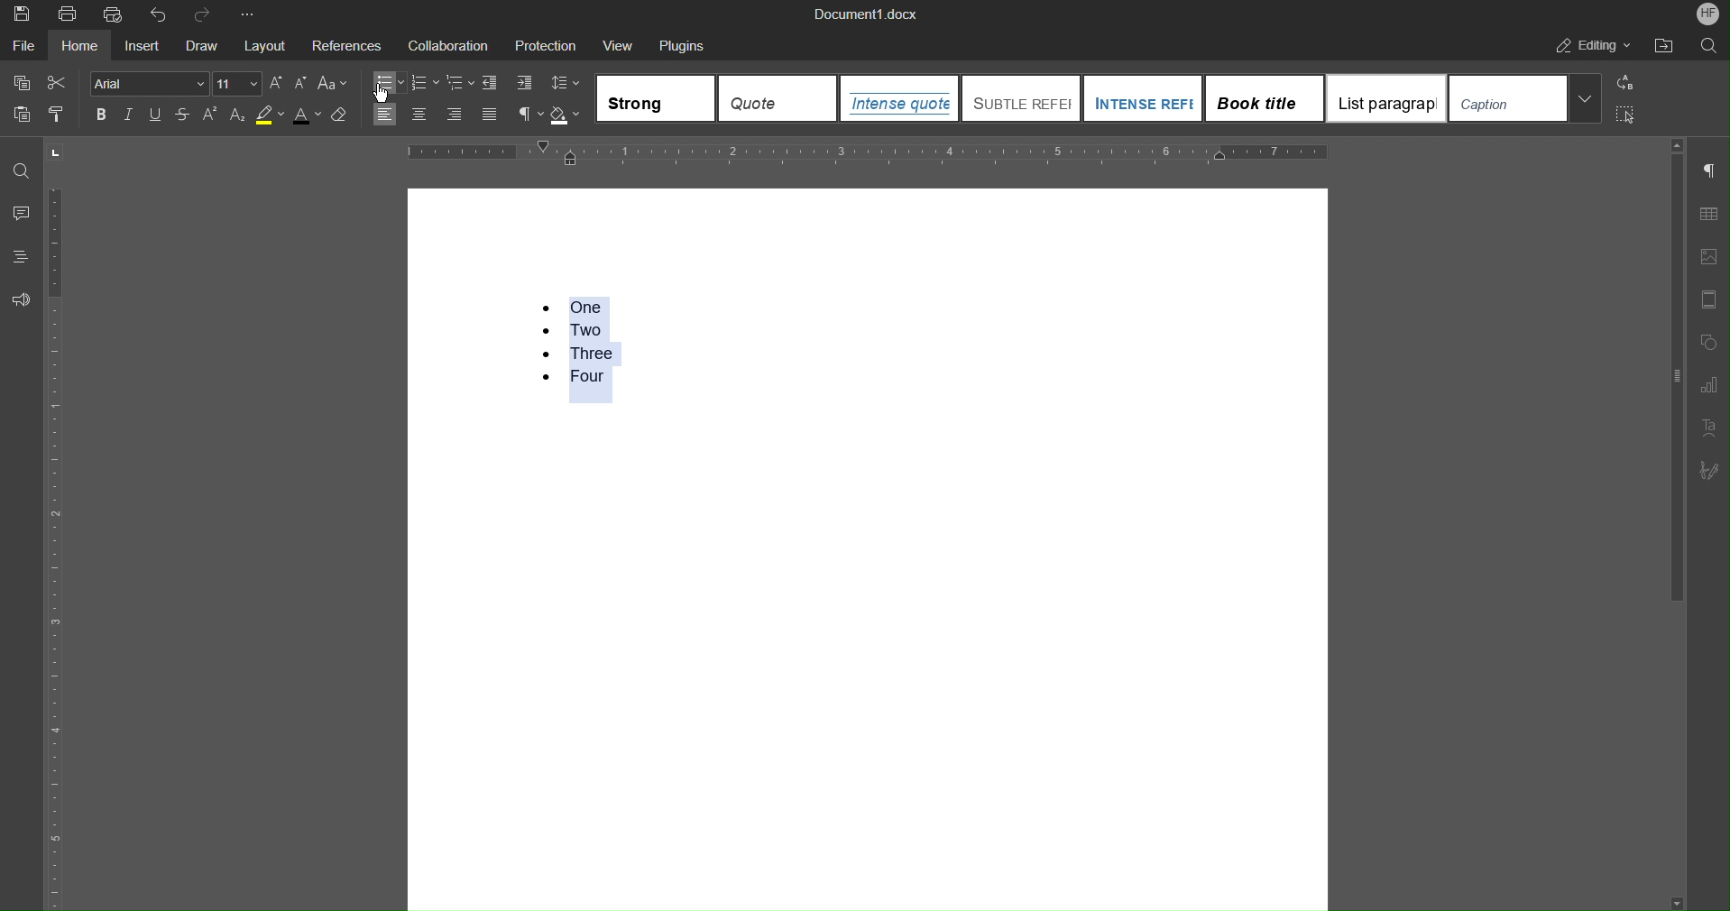 The image size is (1730, 911). Describe the element at coordinates (657, 98) in the screenshot. I see `Strong` at that location.